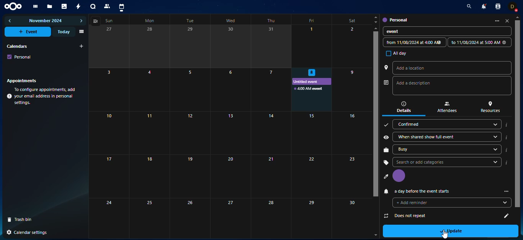 This screenshot has width=523, height=240. Describe the element at coordinates (402, 107) in the screenshot. I see `details` at that location.